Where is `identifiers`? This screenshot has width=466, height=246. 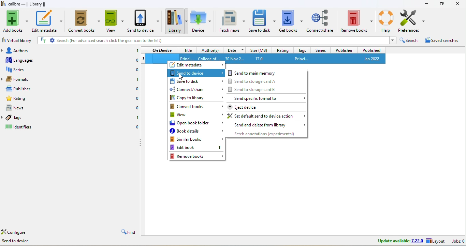 identifiers is located at coordinates (24, 127).